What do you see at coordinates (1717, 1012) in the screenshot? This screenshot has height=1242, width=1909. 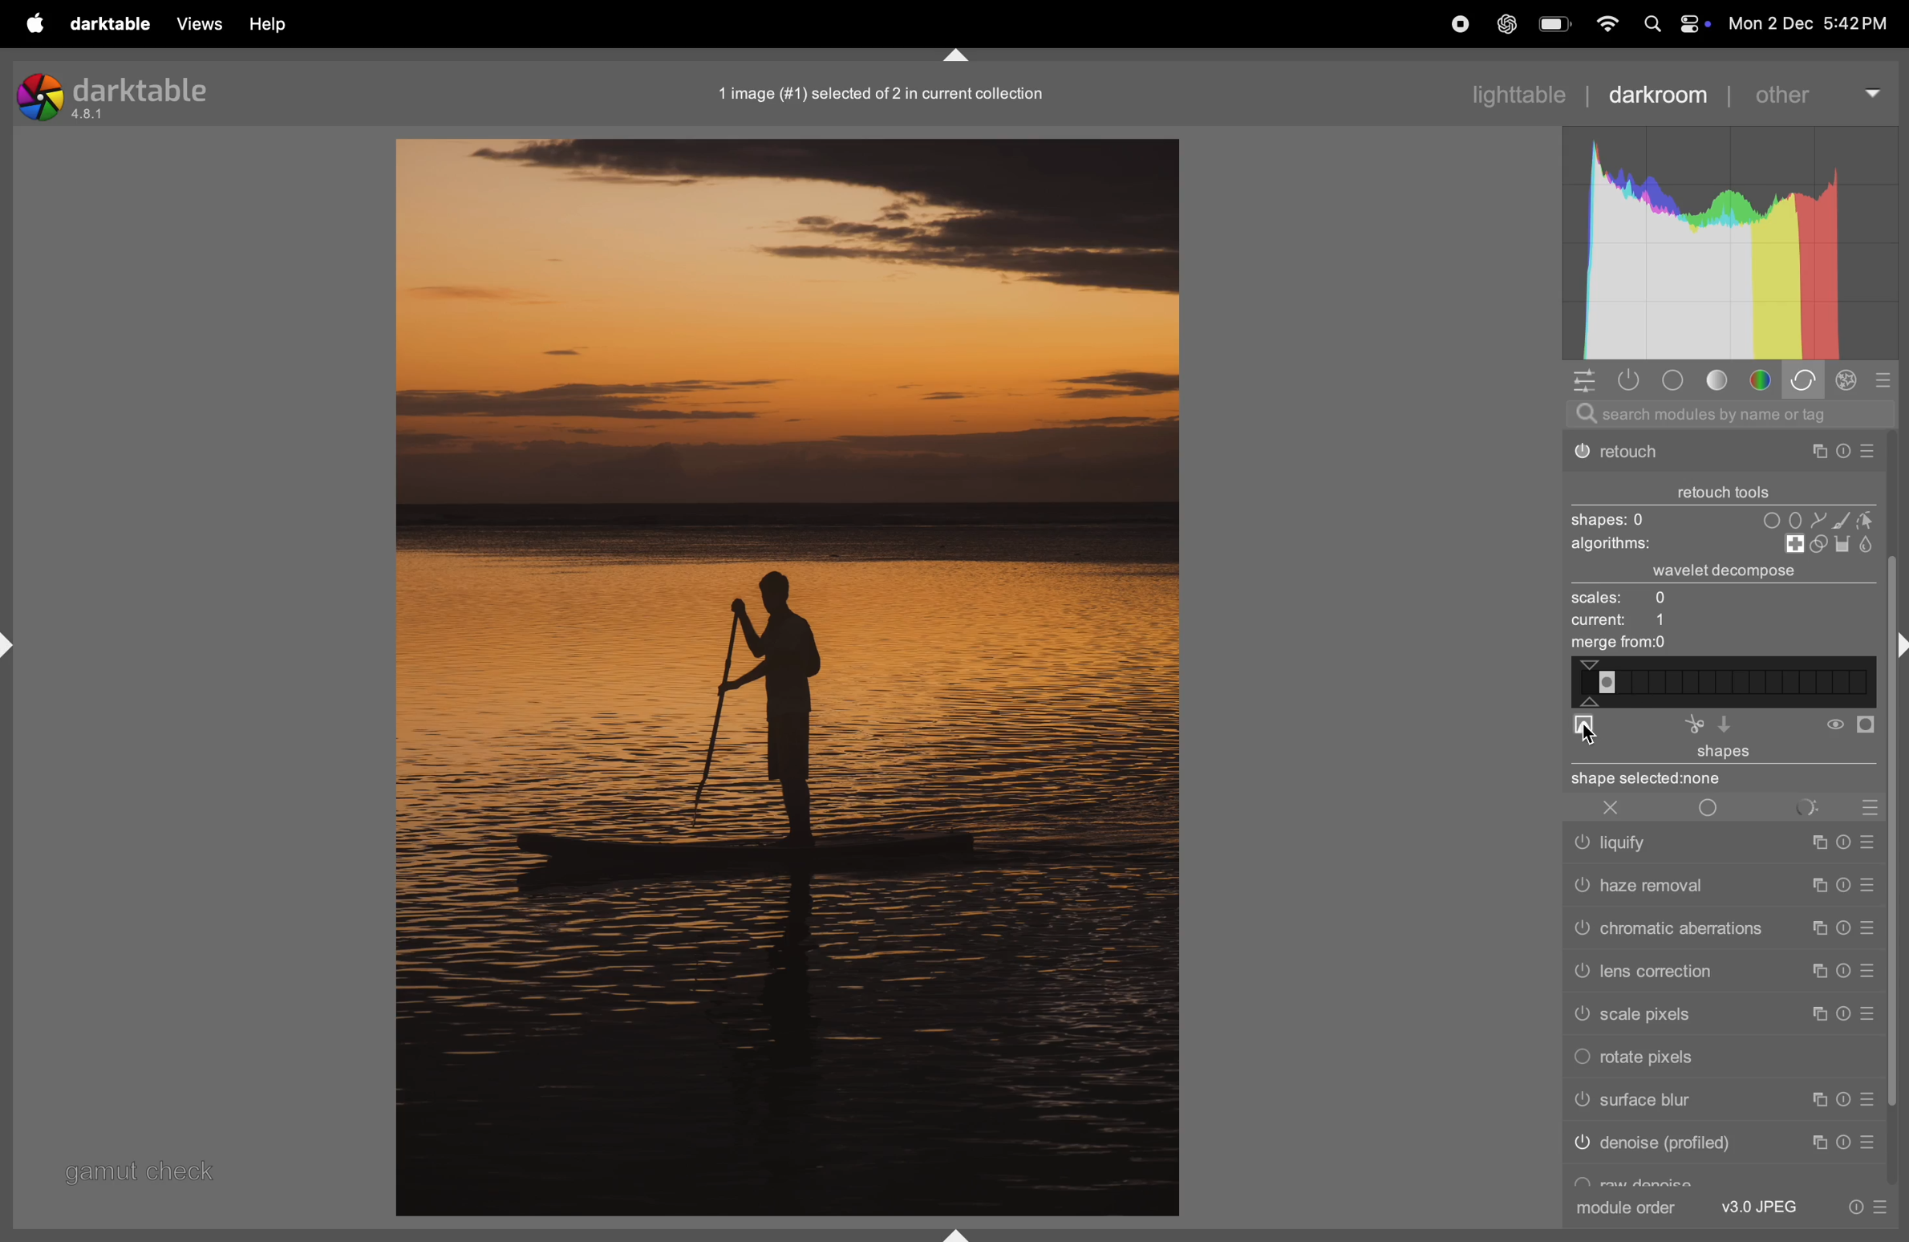 I see `scale pixels` at bounding box center [1717, 1012].